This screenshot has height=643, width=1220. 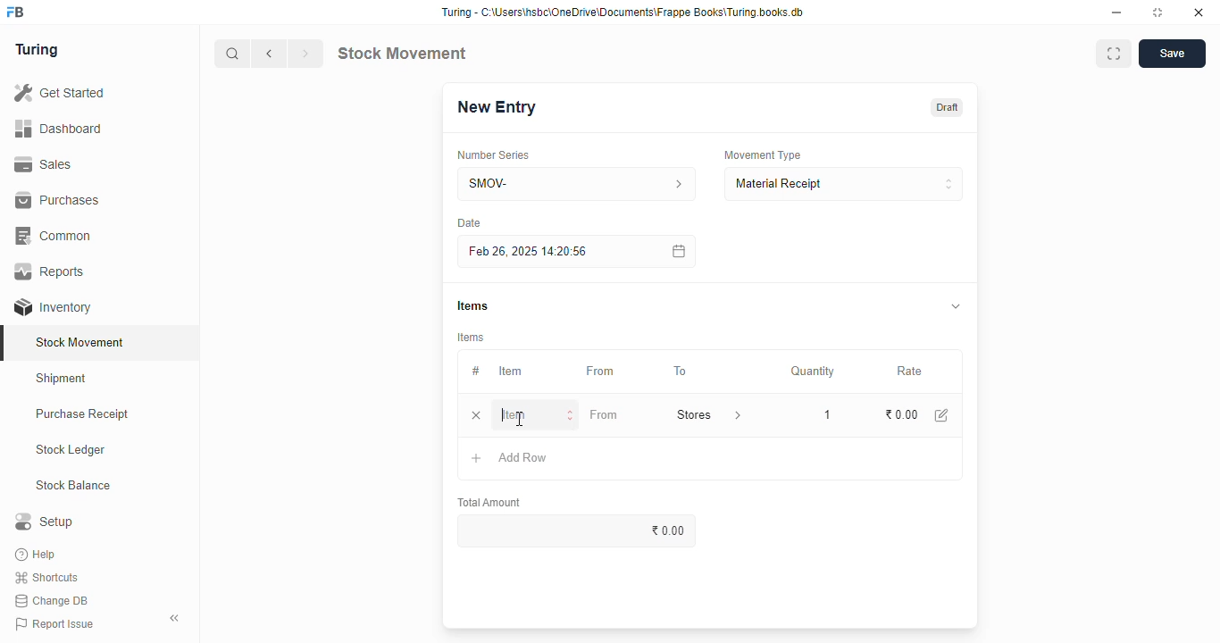 I want to click on calendar, so click(x=677, y=251).